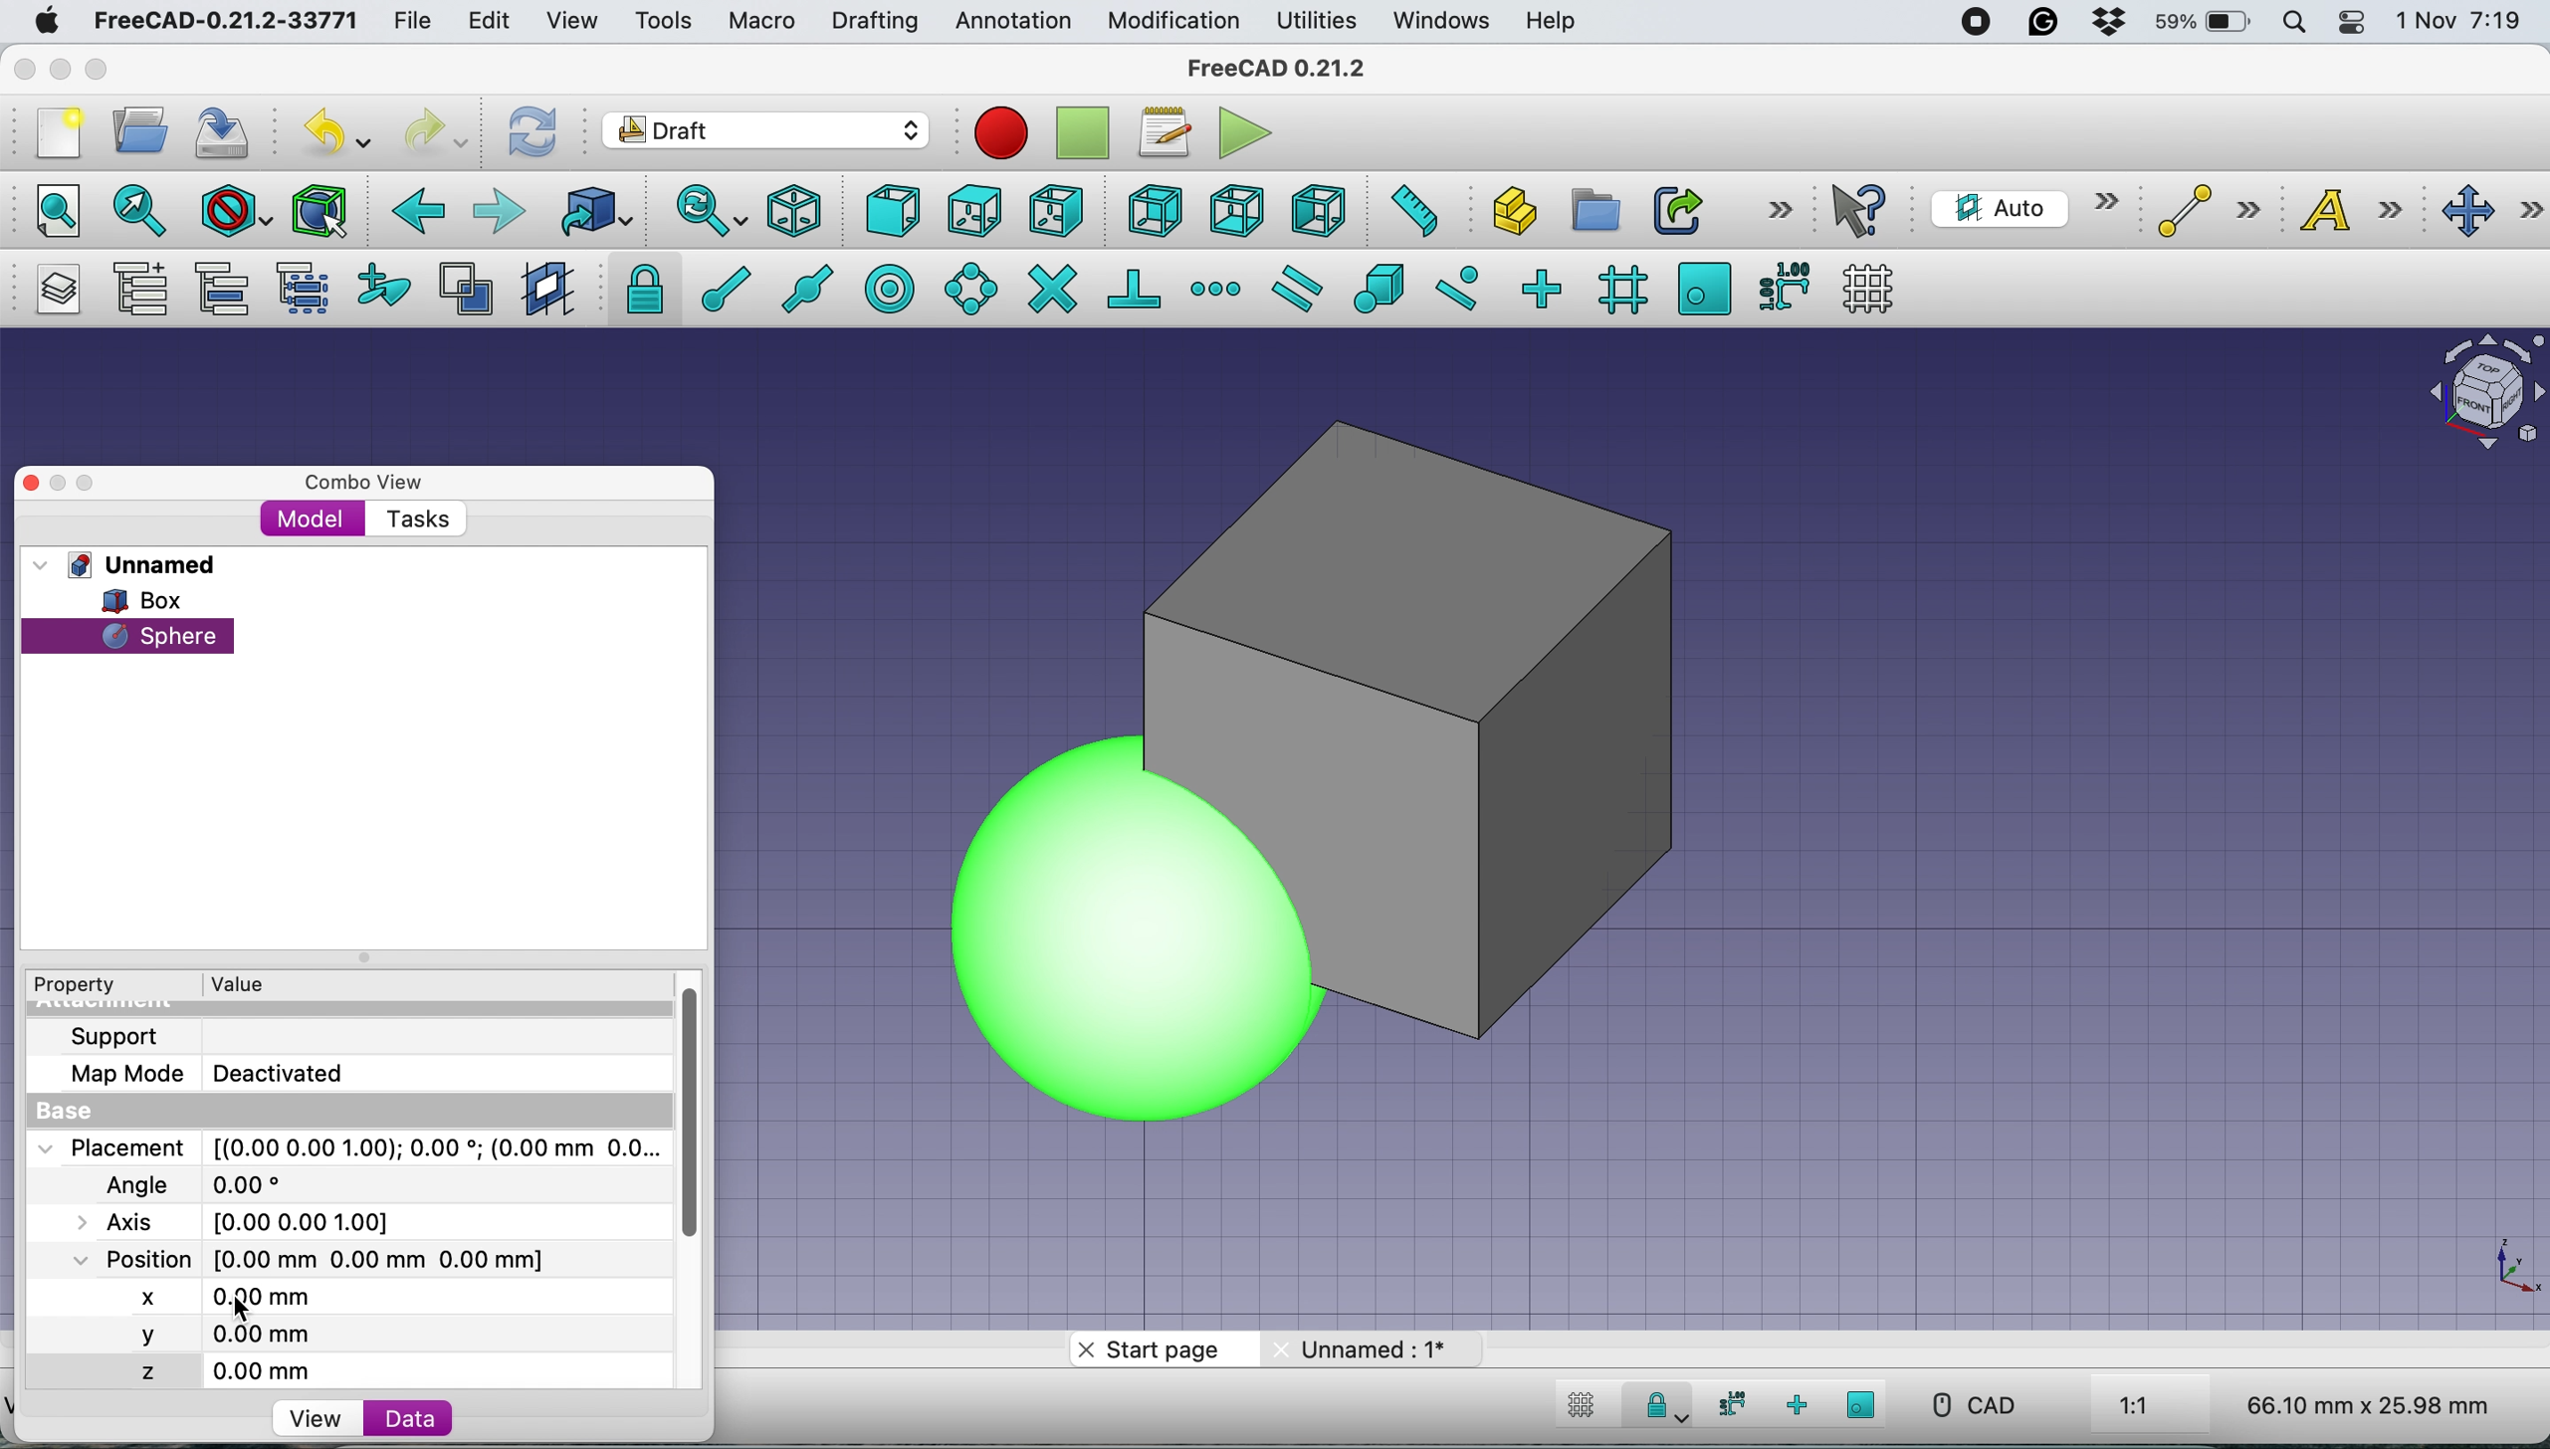  What do you see at coordinates (1137, 288) in the screenshot?
I see `snap perpendicular` at bounding box center [1137, 288].